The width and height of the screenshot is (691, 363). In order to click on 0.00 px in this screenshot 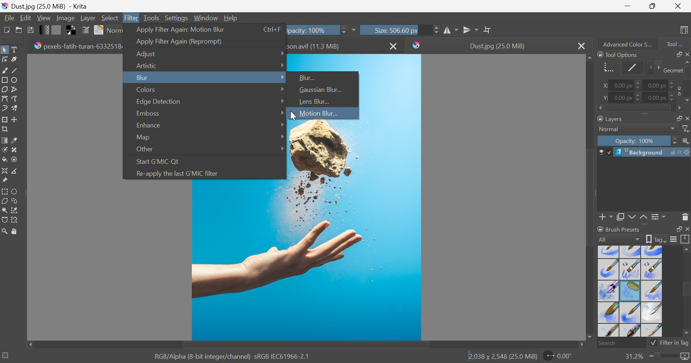, I will do `click(622, 86)`.